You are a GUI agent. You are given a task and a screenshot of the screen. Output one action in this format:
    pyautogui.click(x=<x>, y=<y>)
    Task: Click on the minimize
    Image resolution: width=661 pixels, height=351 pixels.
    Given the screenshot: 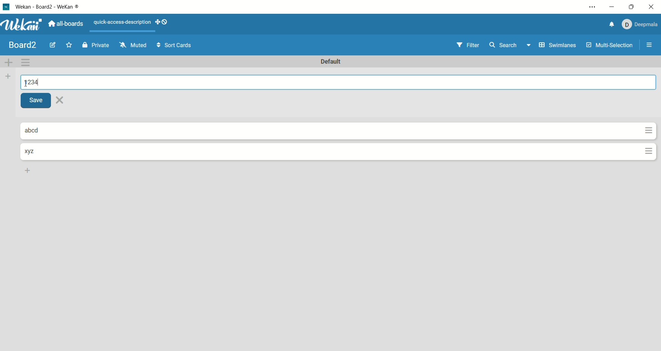 What is the action you would take?
    pyautogui.click(x=612, y=6)
    